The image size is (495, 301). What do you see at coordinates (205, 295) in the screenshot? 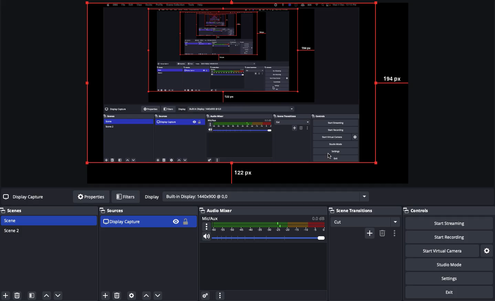
I see `Advanced audio menu` at bounding box center [205, 295].